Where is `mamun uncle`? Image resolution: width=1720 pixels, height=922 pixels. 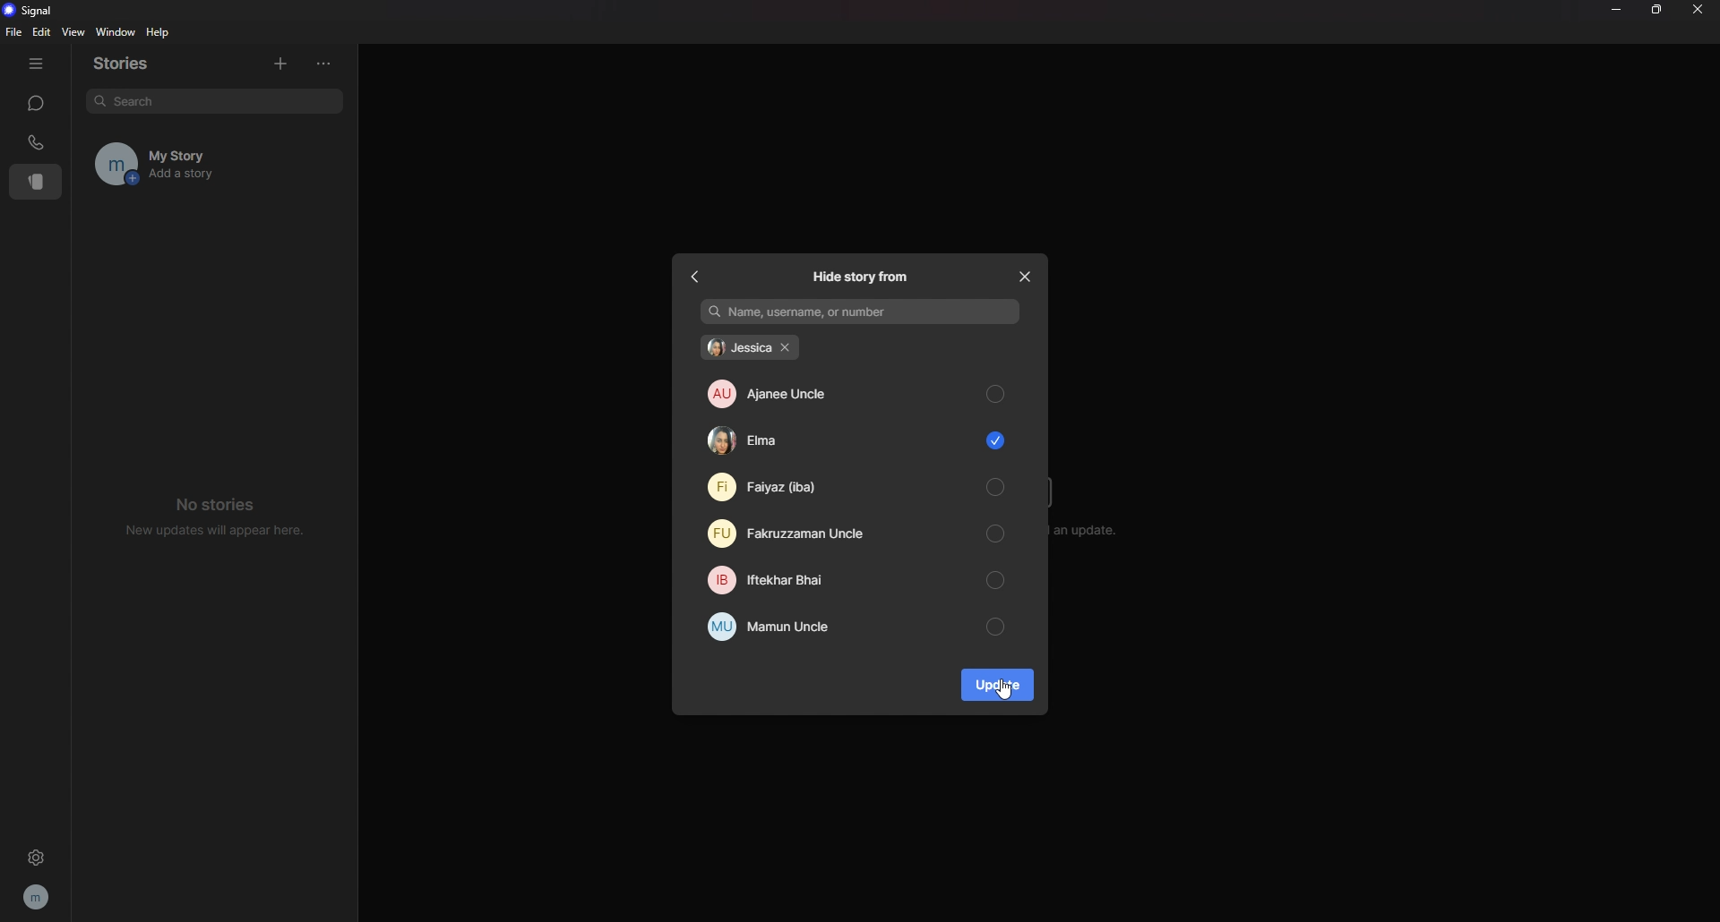
mamun uncle is located at coordinates (864, 624).